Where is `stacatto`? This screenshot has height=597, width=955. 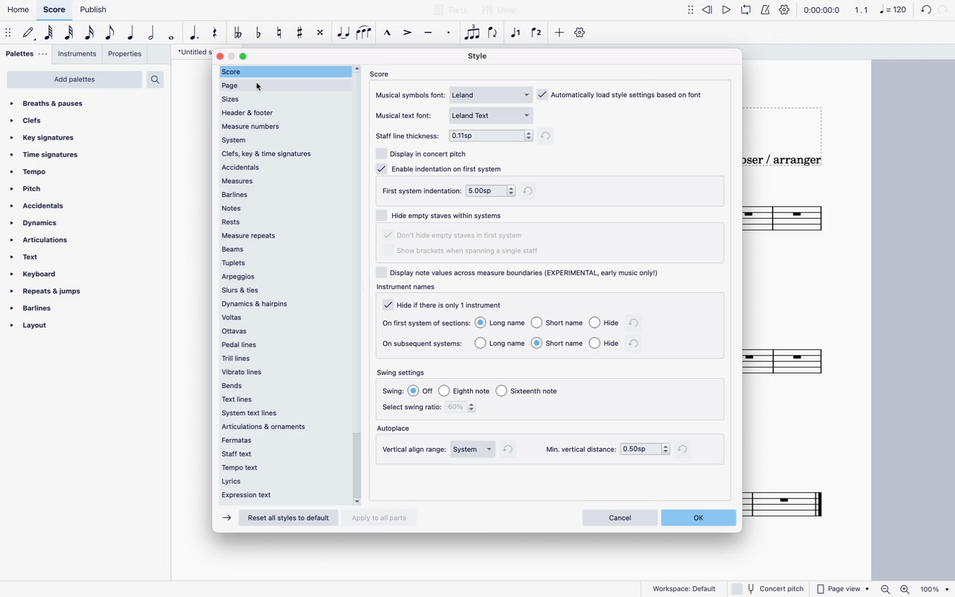
stacatto is located at coordinates (449, 34).